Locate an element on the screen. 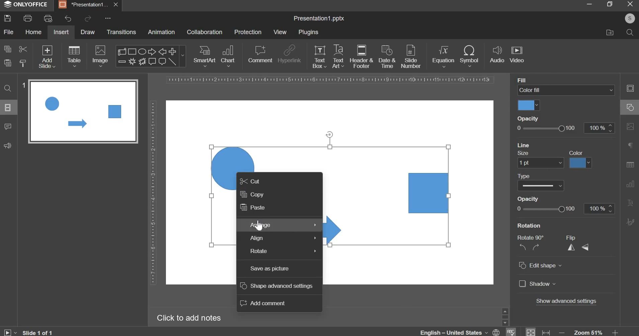  edit shape is located at coordinates (540, 266).